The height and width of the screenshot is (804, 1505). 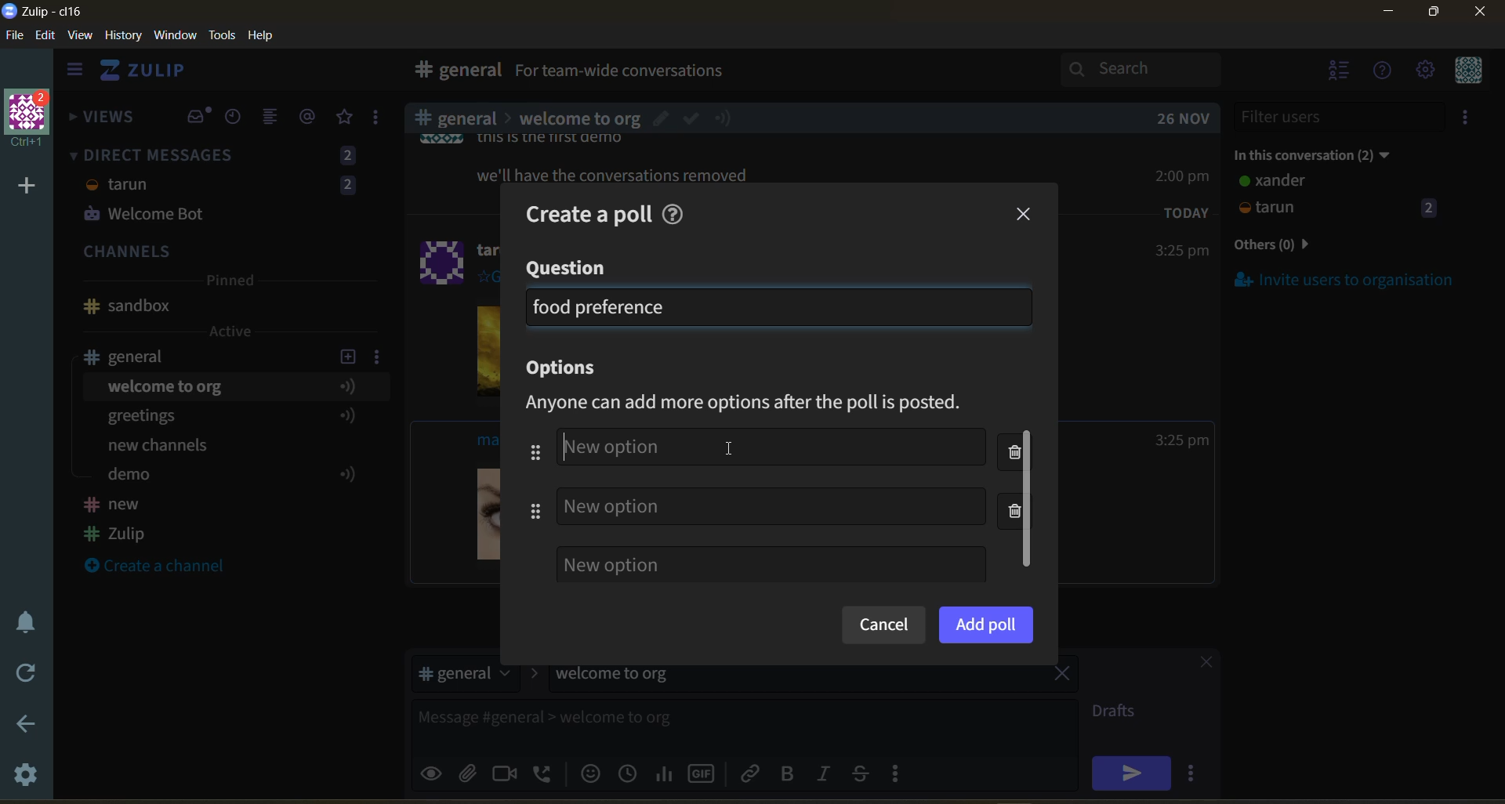 What do you see at coordinates (346, 354) in the screenshot?
I see `add new topic` at bounding box center [346, 354].